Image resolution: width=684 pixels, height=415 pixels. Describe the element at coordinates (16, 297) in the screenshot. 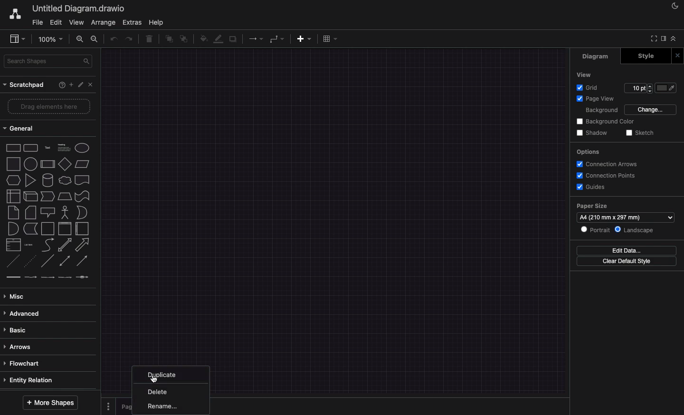

I see `misc` at that location.